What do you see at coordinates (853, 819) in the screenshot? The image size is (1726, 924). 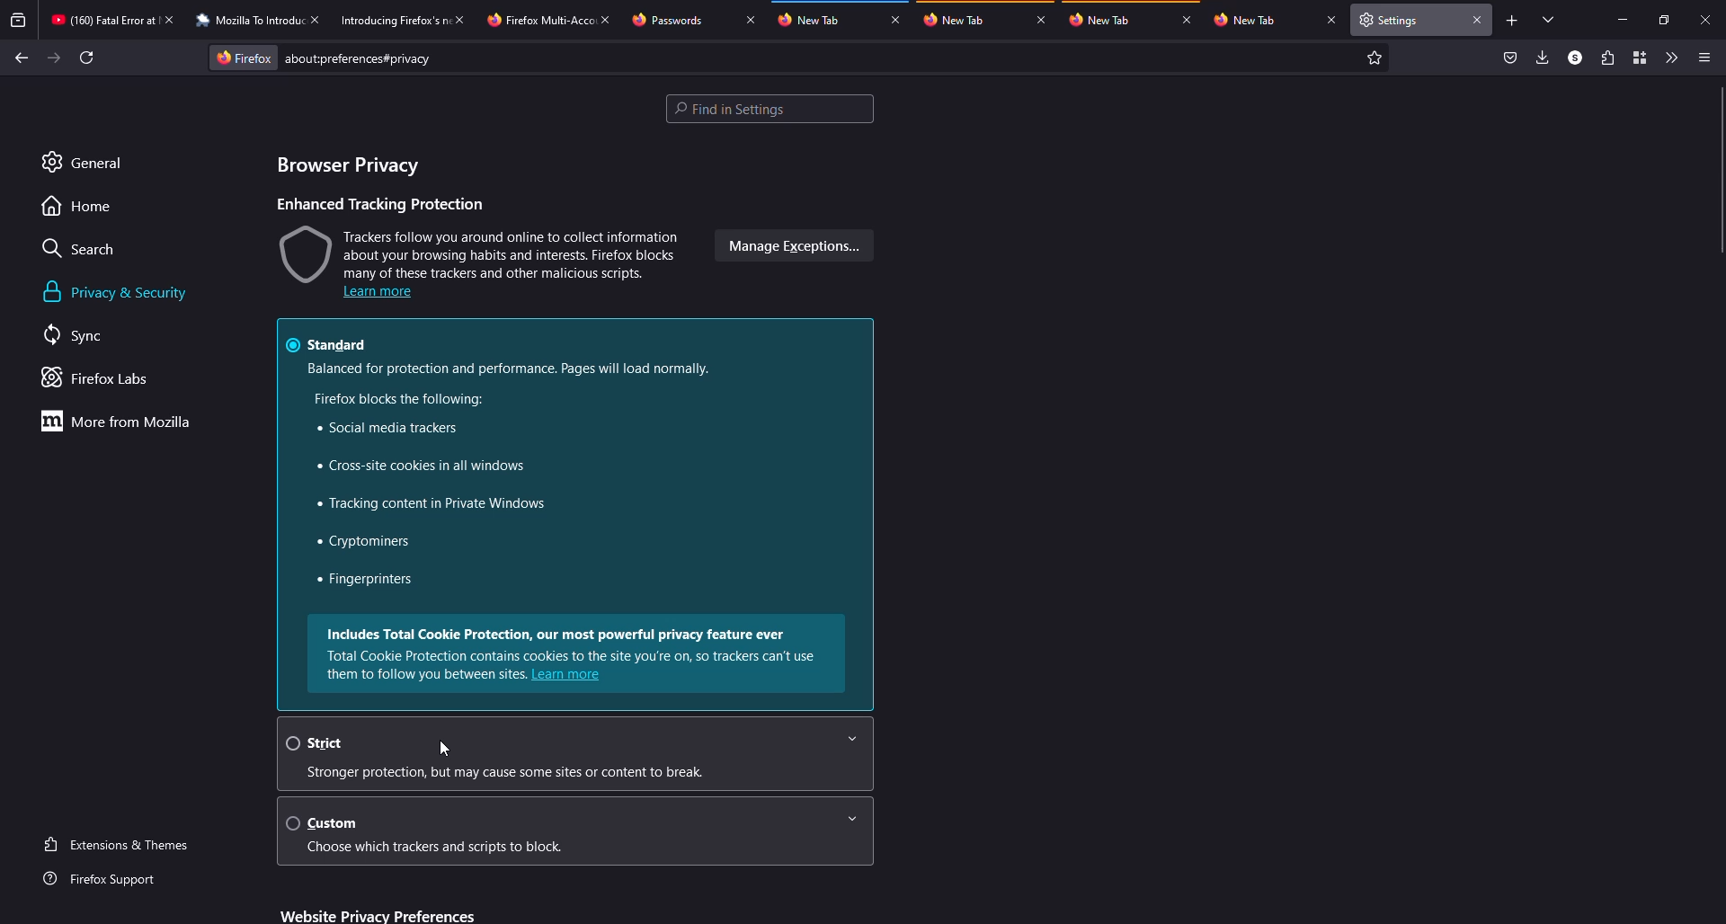 I see `expand` at bounding box center [853, 819].